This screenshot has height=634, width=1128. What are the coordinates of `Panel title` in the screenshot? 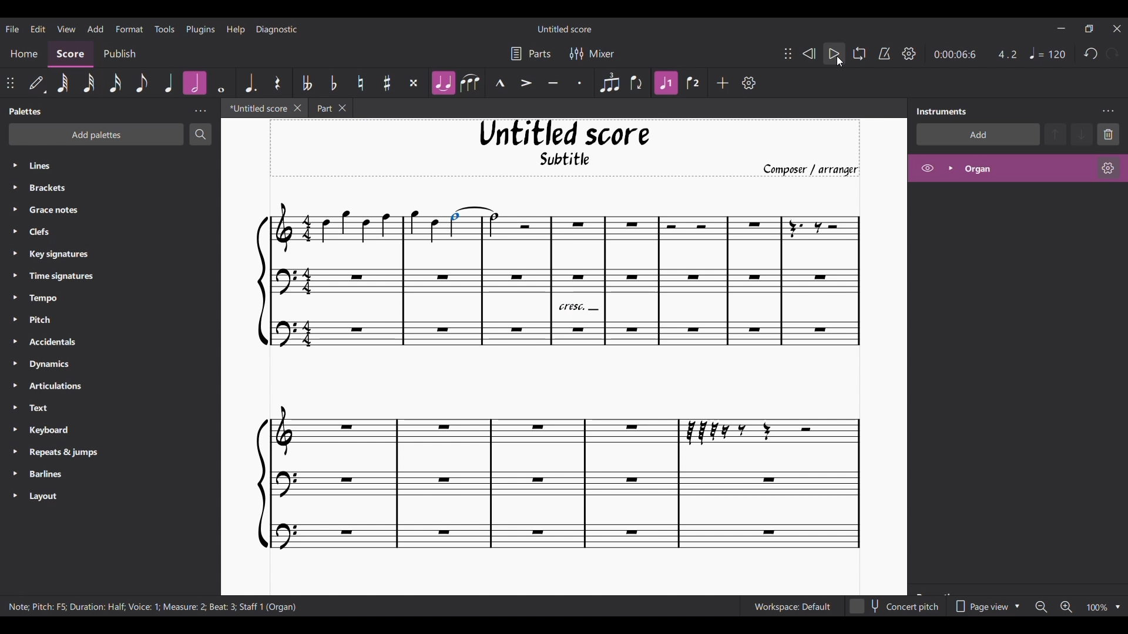 It's located at (942, 112).